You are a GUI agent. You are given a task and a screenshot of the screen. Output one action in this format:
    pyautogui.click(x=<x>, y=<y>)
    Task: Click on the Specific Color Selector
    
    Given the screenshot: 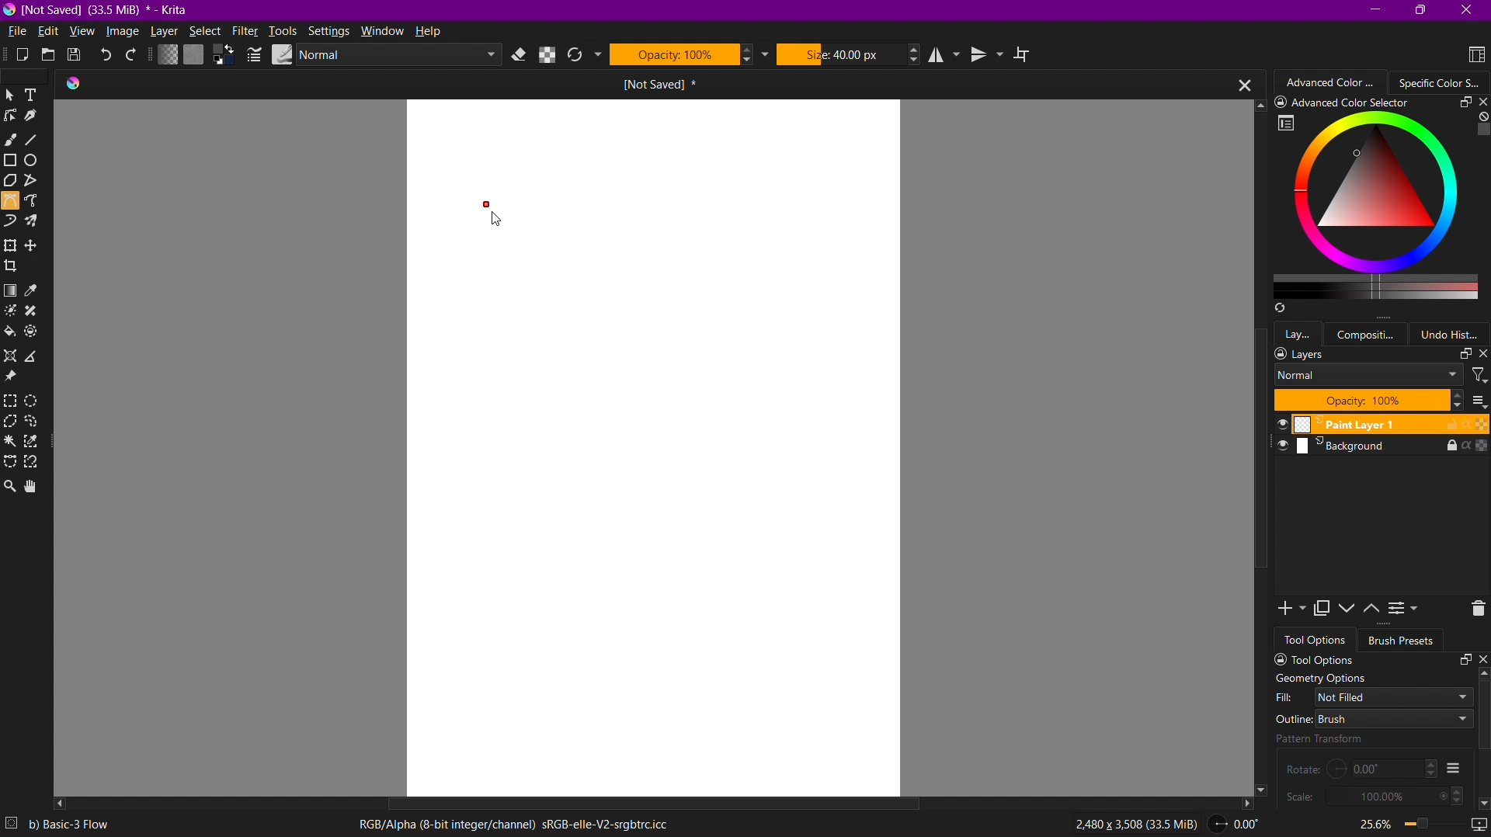 What is the action you would take?
    pyautogui.click(x=1378, y=207)
    